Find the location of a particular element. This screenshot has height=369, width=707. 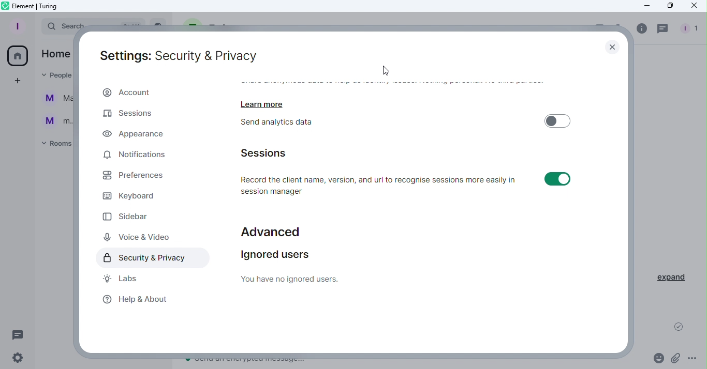

People is located at coordinates (692, 27).